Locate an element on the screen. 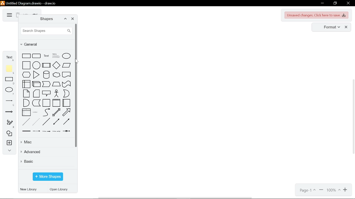 The image size is (355, 199). mouse down is located at coordinates (77, 61).